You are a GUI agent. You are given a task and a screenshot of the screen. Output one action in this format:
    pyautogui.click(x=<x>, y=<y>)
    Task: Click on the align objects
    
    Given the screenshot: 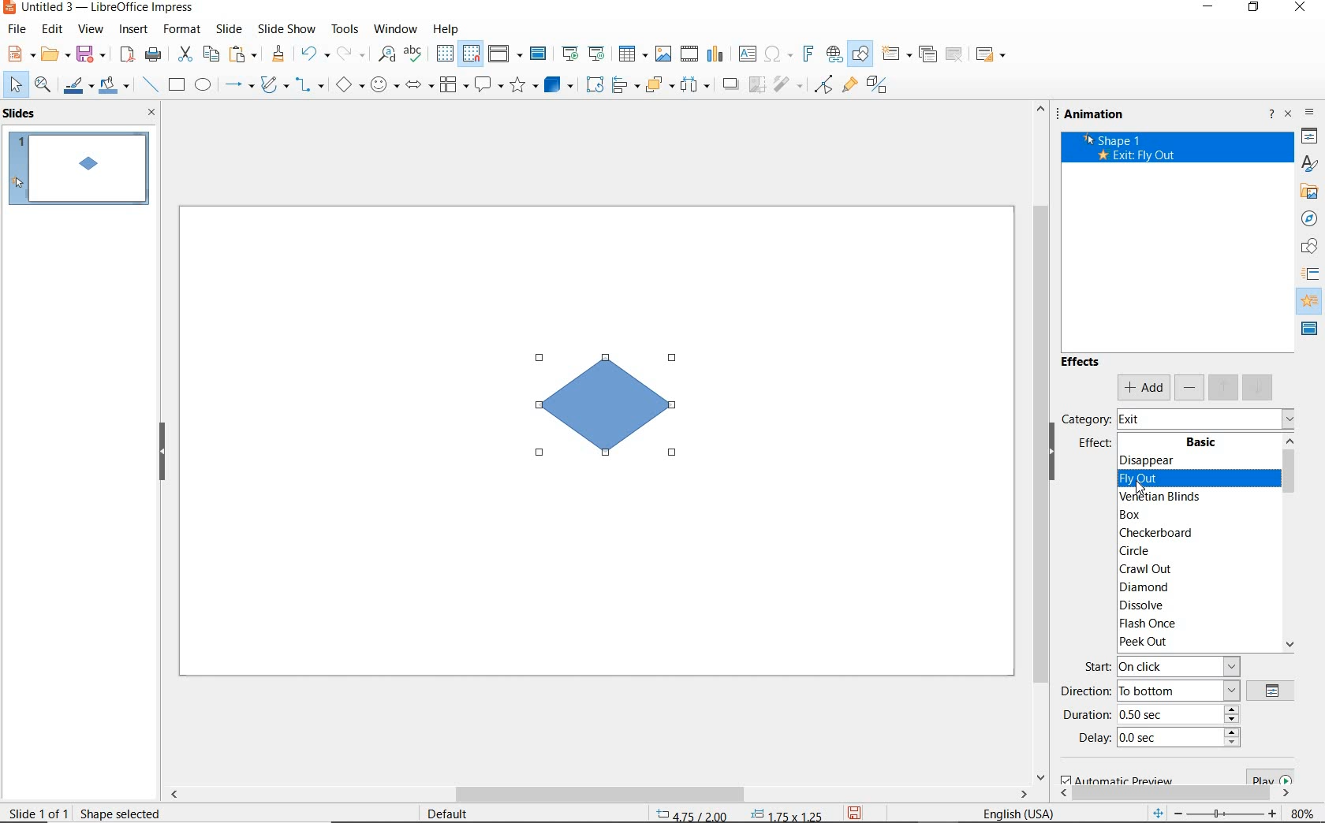 What is the action you would take?
    pyautogui.click(x=625, y=87)
    